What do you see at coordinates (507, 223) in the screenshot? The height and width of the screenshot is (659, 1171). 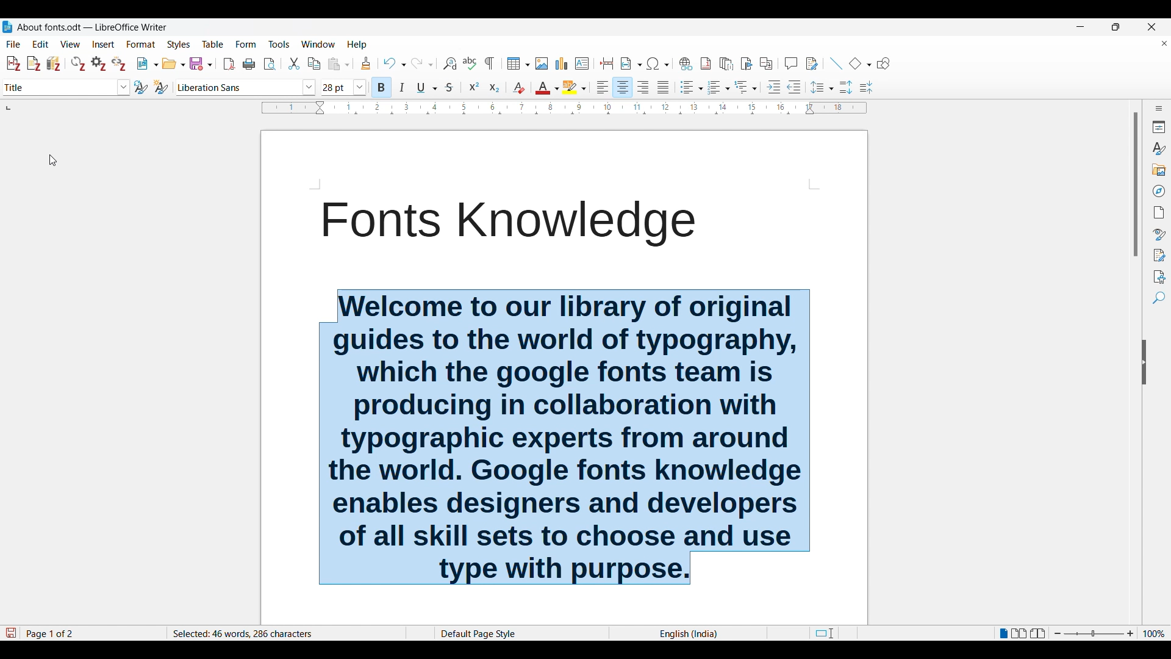 I see `Fonts Knowledge` at bounding box center [507, 223].